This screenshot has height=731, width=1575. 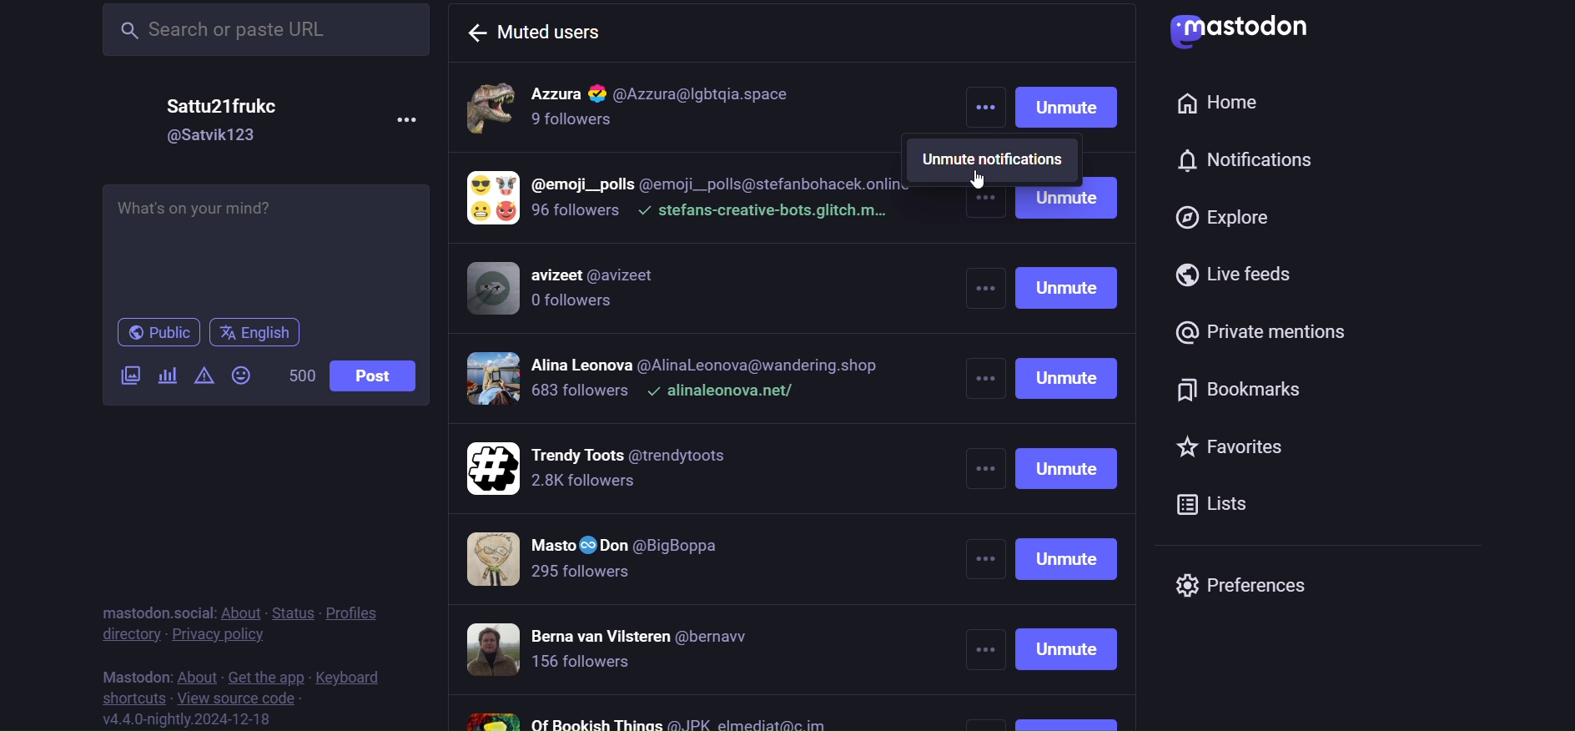 I want to click on muted users, so click(x=543, y=30).